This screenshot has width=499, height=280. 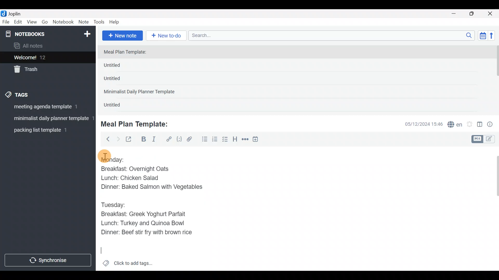 What do you see at coordinates (457, 13) in the screenshot?
I see `Minimize` at bounding box center [457, 13].